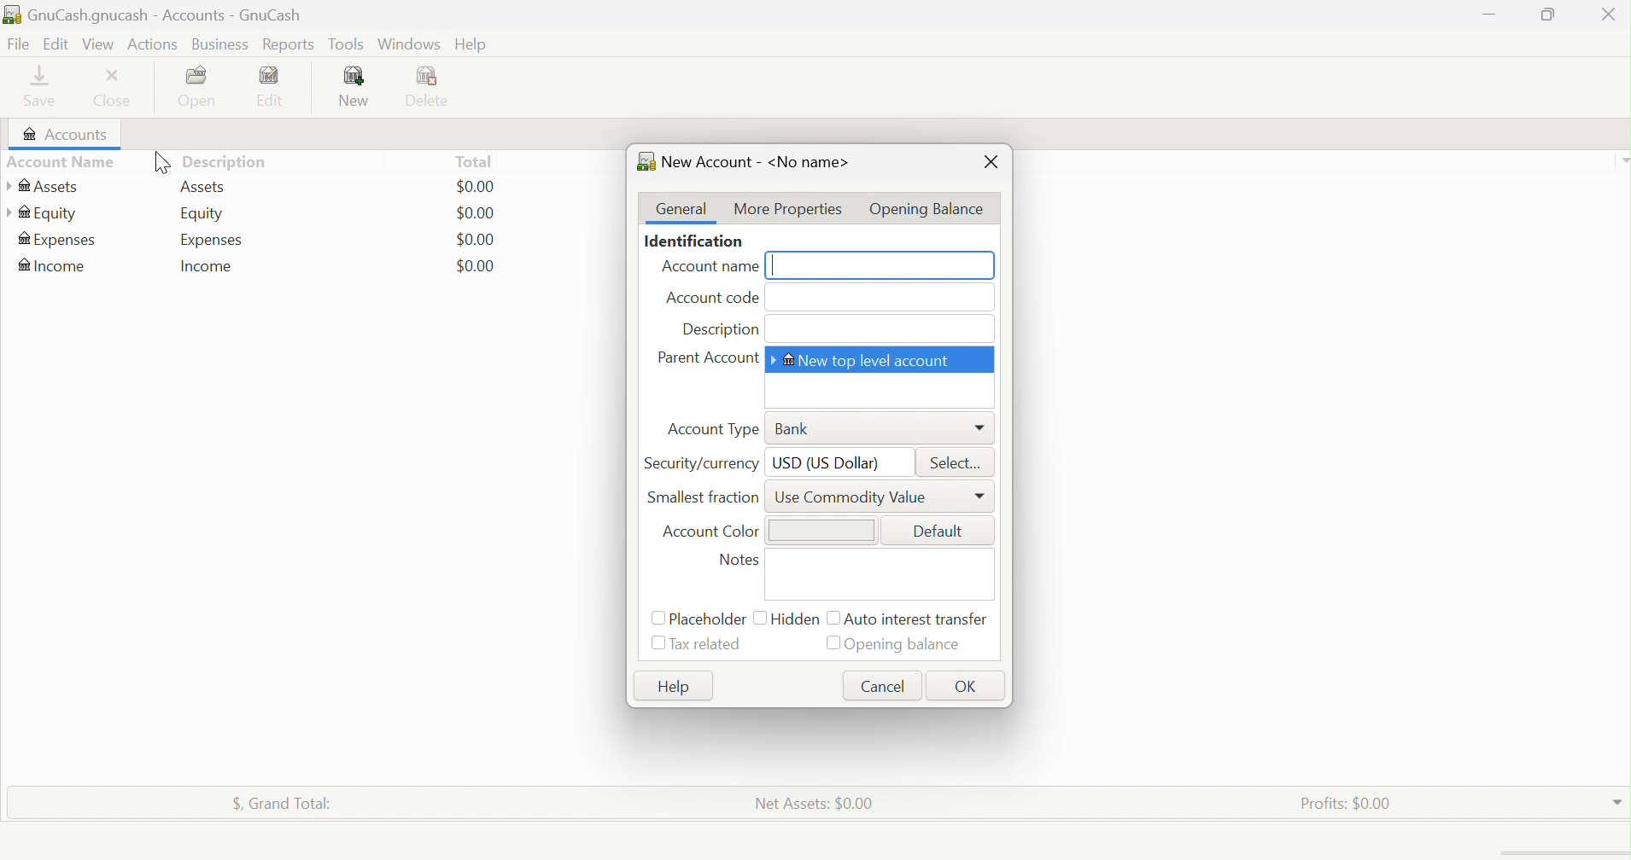 The image size is (1631, 860). What do you see at coordinates (206, 187) in the screenshot?
I see `Assets` at bounding box center [206, 187].